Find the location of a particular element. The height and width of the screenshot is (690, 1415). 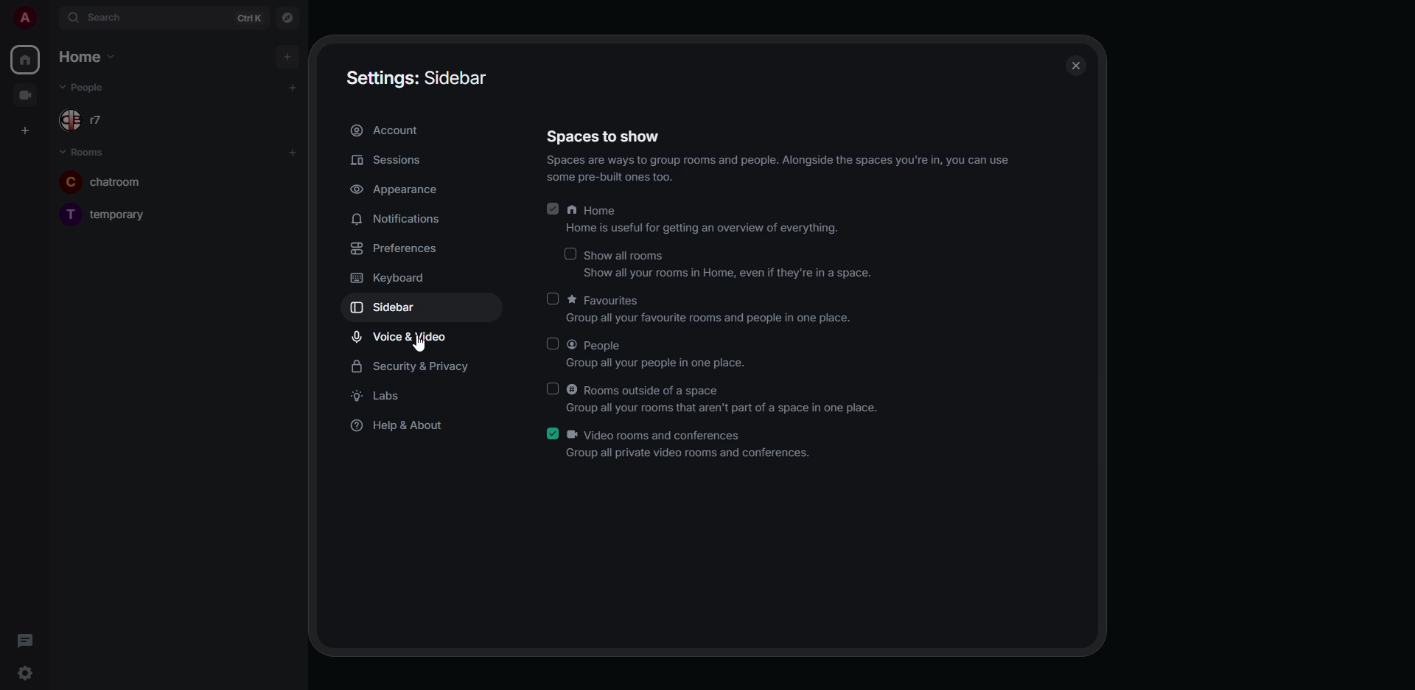

settings sidebar is located at coordinates (413, 75).